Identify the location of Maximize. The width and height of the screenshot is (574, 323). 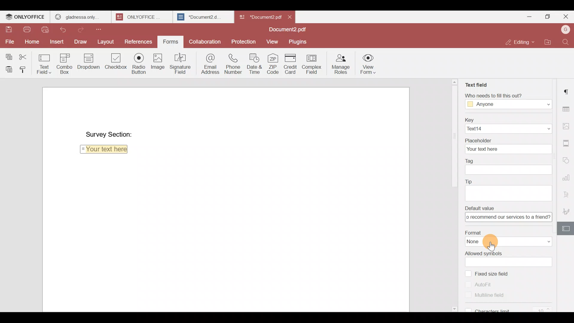
(549, 17).